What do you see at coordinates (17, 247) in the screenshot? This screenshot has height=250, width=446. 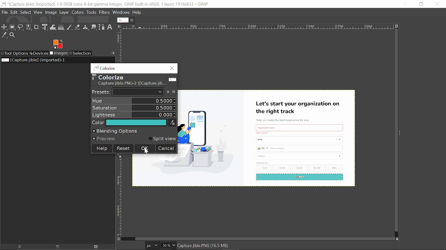 I see `Raise image for this display` at bounding box center [17, 247].